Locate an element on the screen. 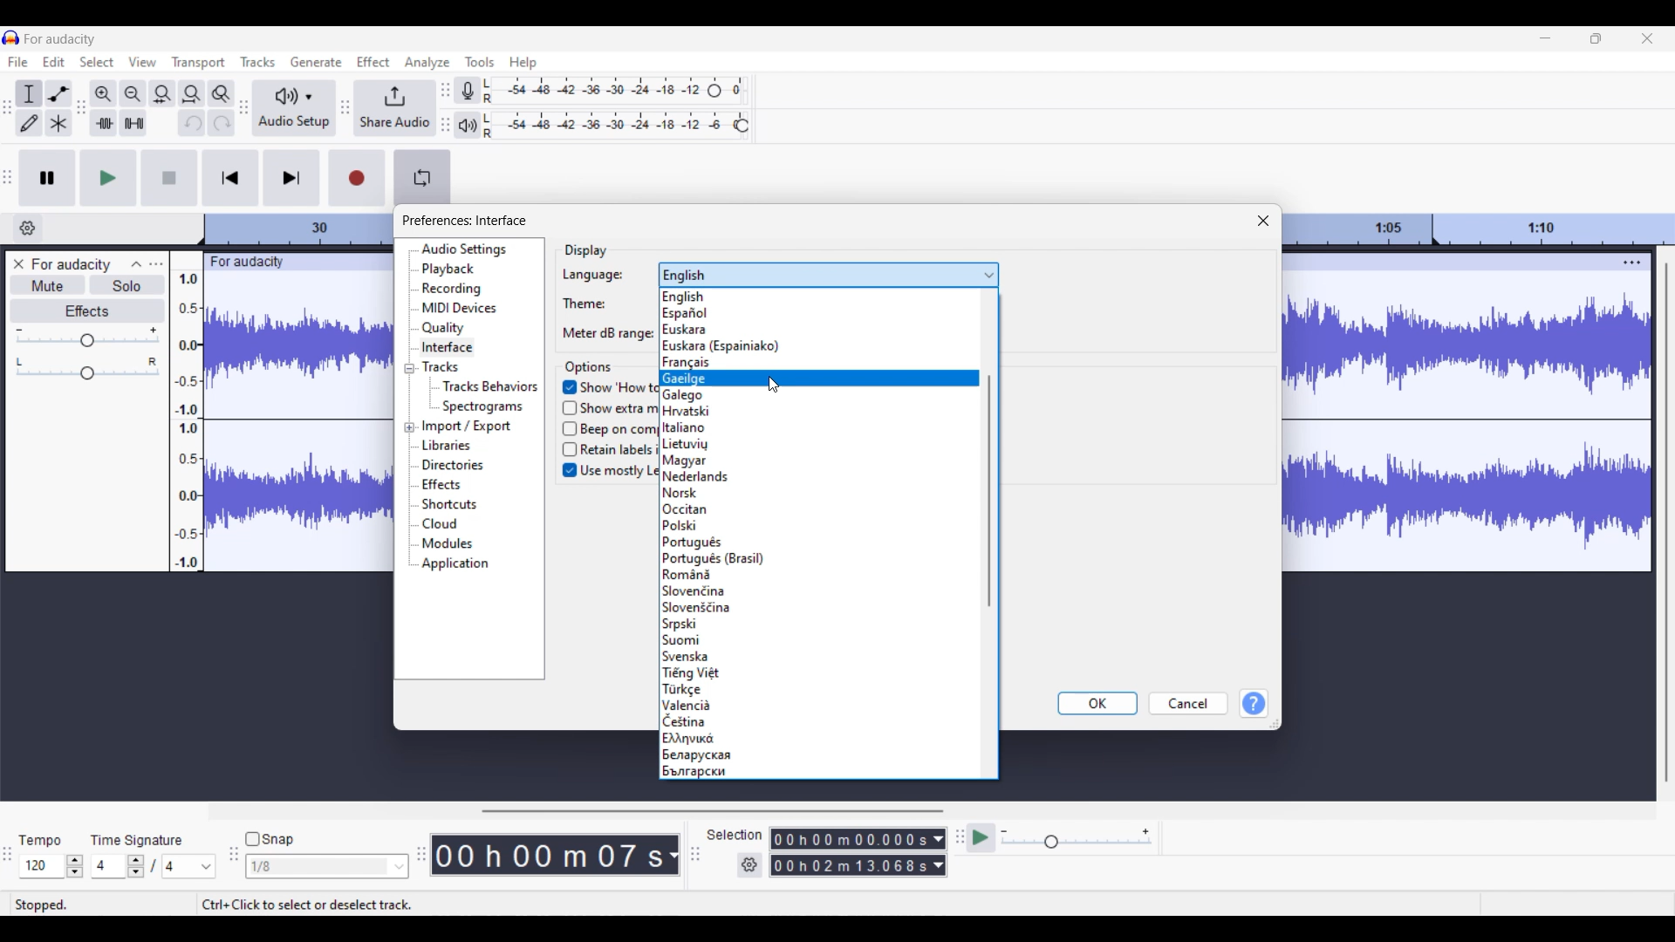 Image resolution: width=1675 pixels, height=942 pixels. Show in smaller tab is located at coordinates (1596, 38).